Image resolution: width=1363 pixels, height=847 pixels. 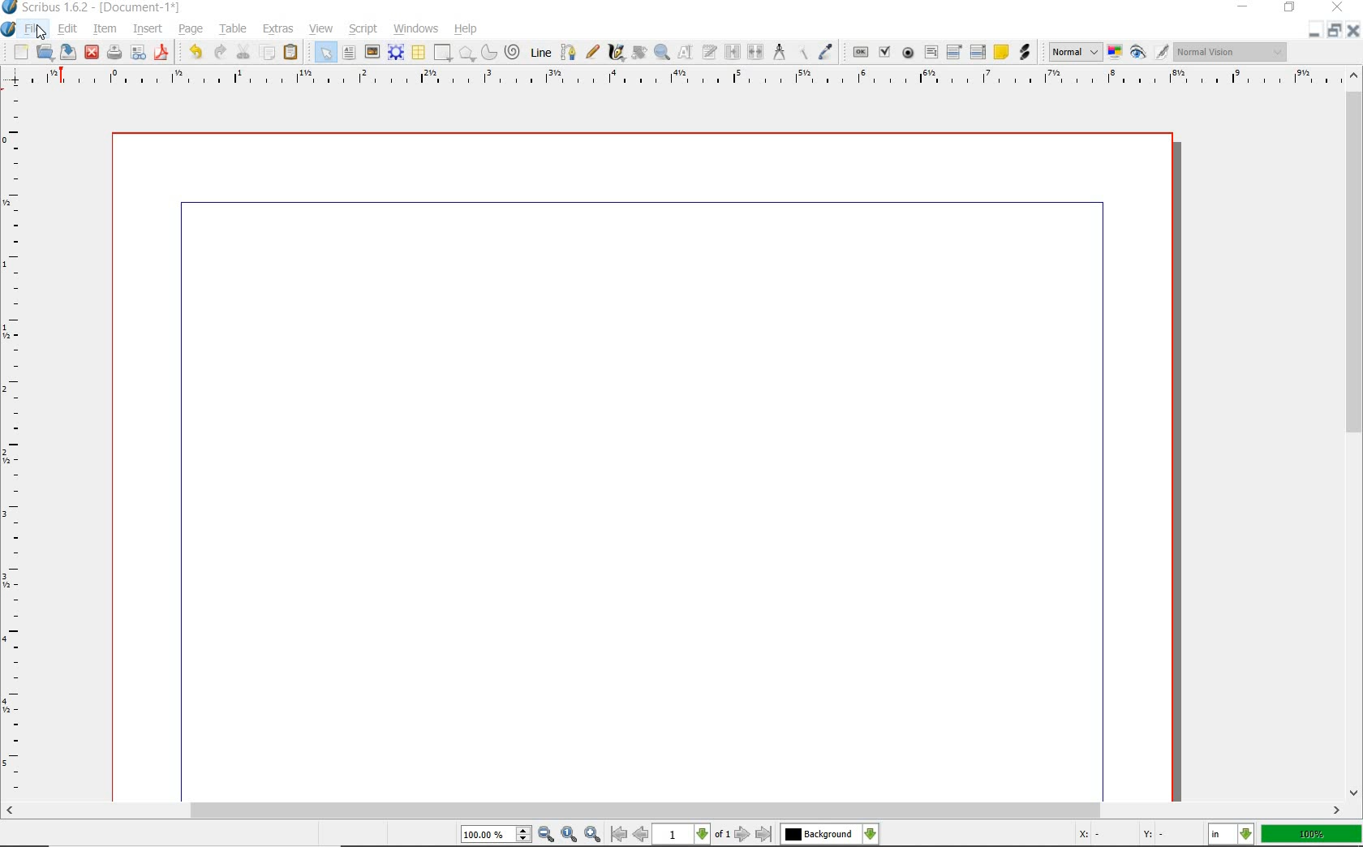 I want to click on print, so click(x=114, y=52).